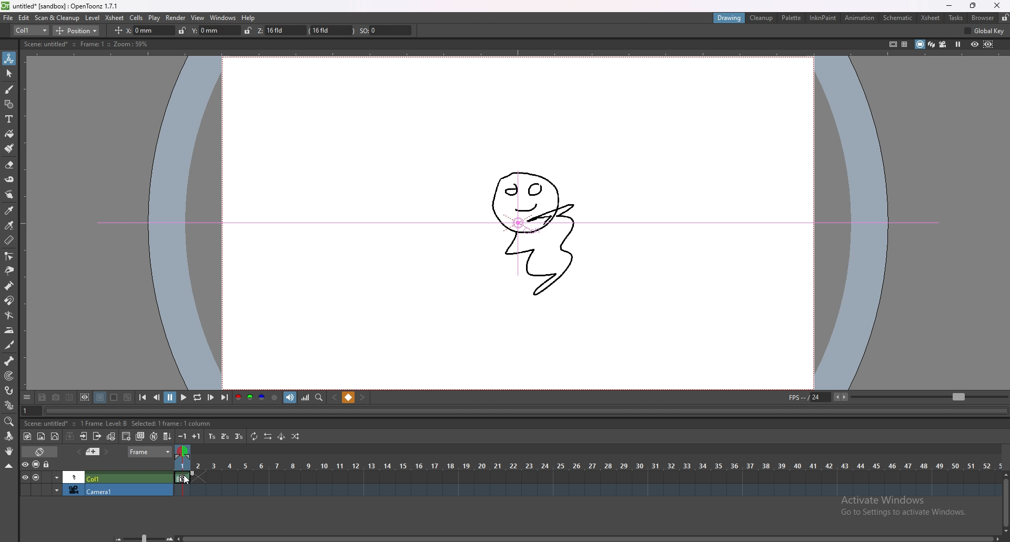 The height and width of the screenshot is (542, 1010). What do you see at coordinates (110, 436) in the screenshot?
I see `toggle edit in place` at bounding box center [110, 436].